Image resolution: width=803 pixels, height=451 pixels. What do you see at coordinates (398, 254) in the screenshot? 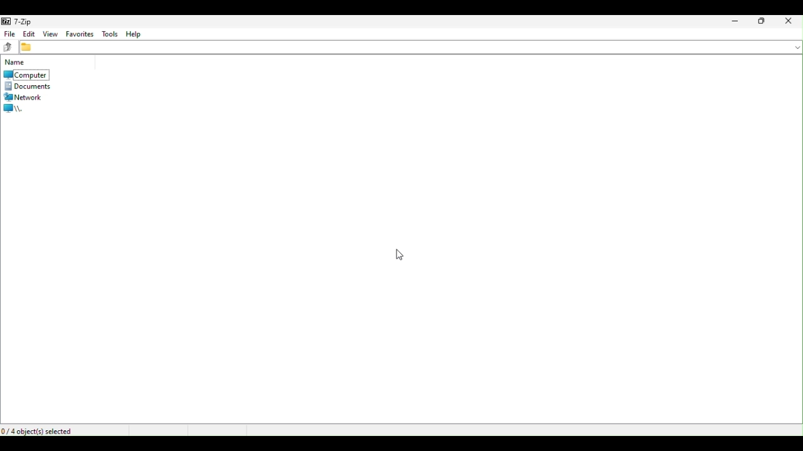
I see `cursor` at bounding box center [398, 254].